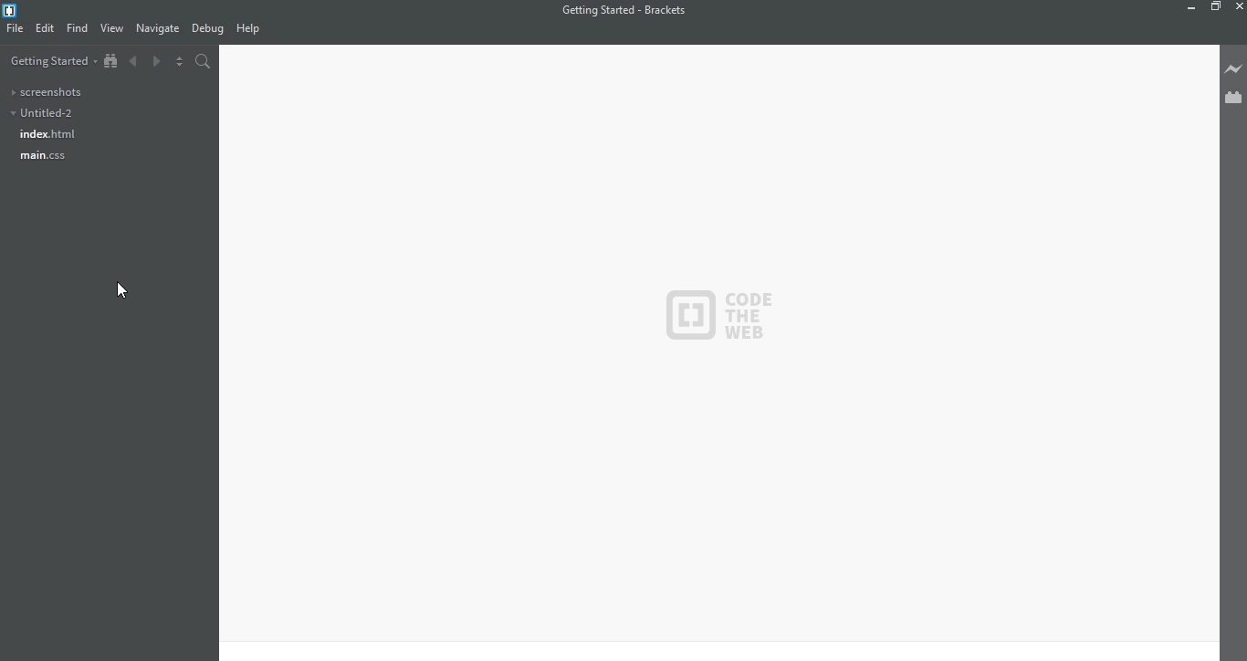 The width and height of the screenshot is (1247, 661). What do you see at coordinates (203, 61) in the screenshot?
I see `search` at bounding box center [203, 61].